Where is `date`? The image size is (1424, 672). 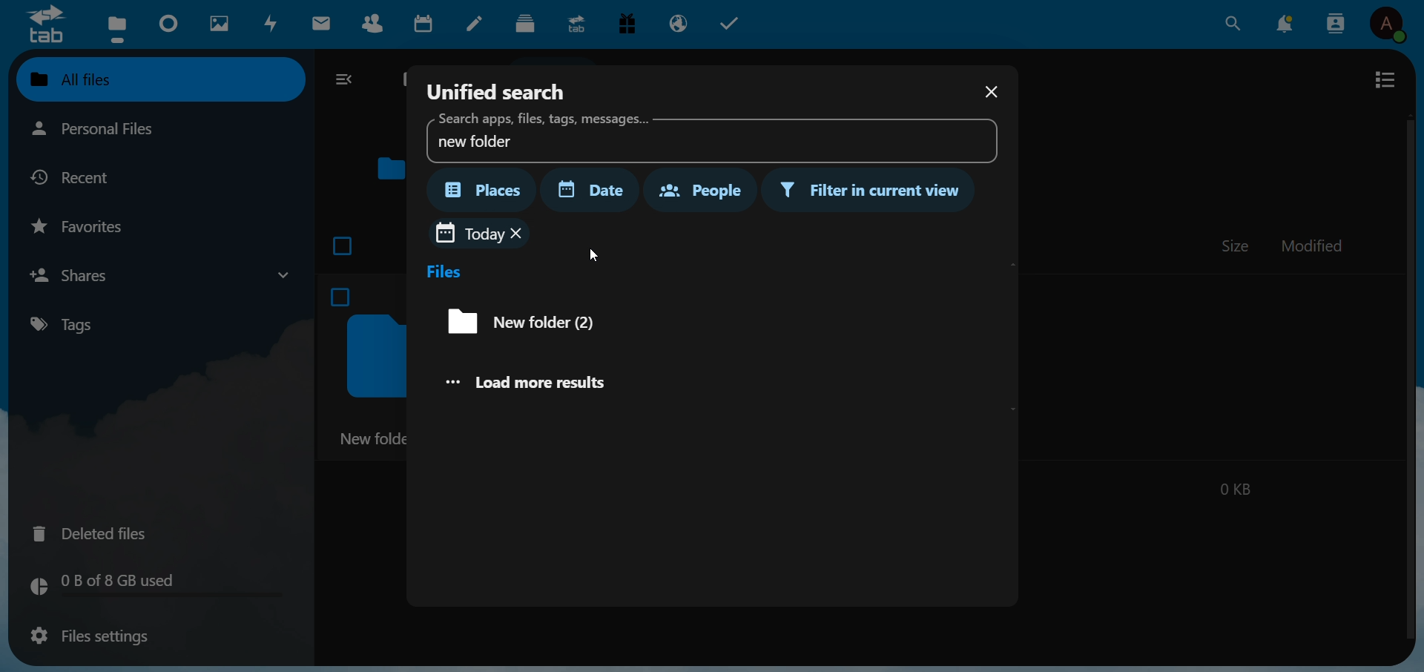
date is located at coordinates (598, 190).